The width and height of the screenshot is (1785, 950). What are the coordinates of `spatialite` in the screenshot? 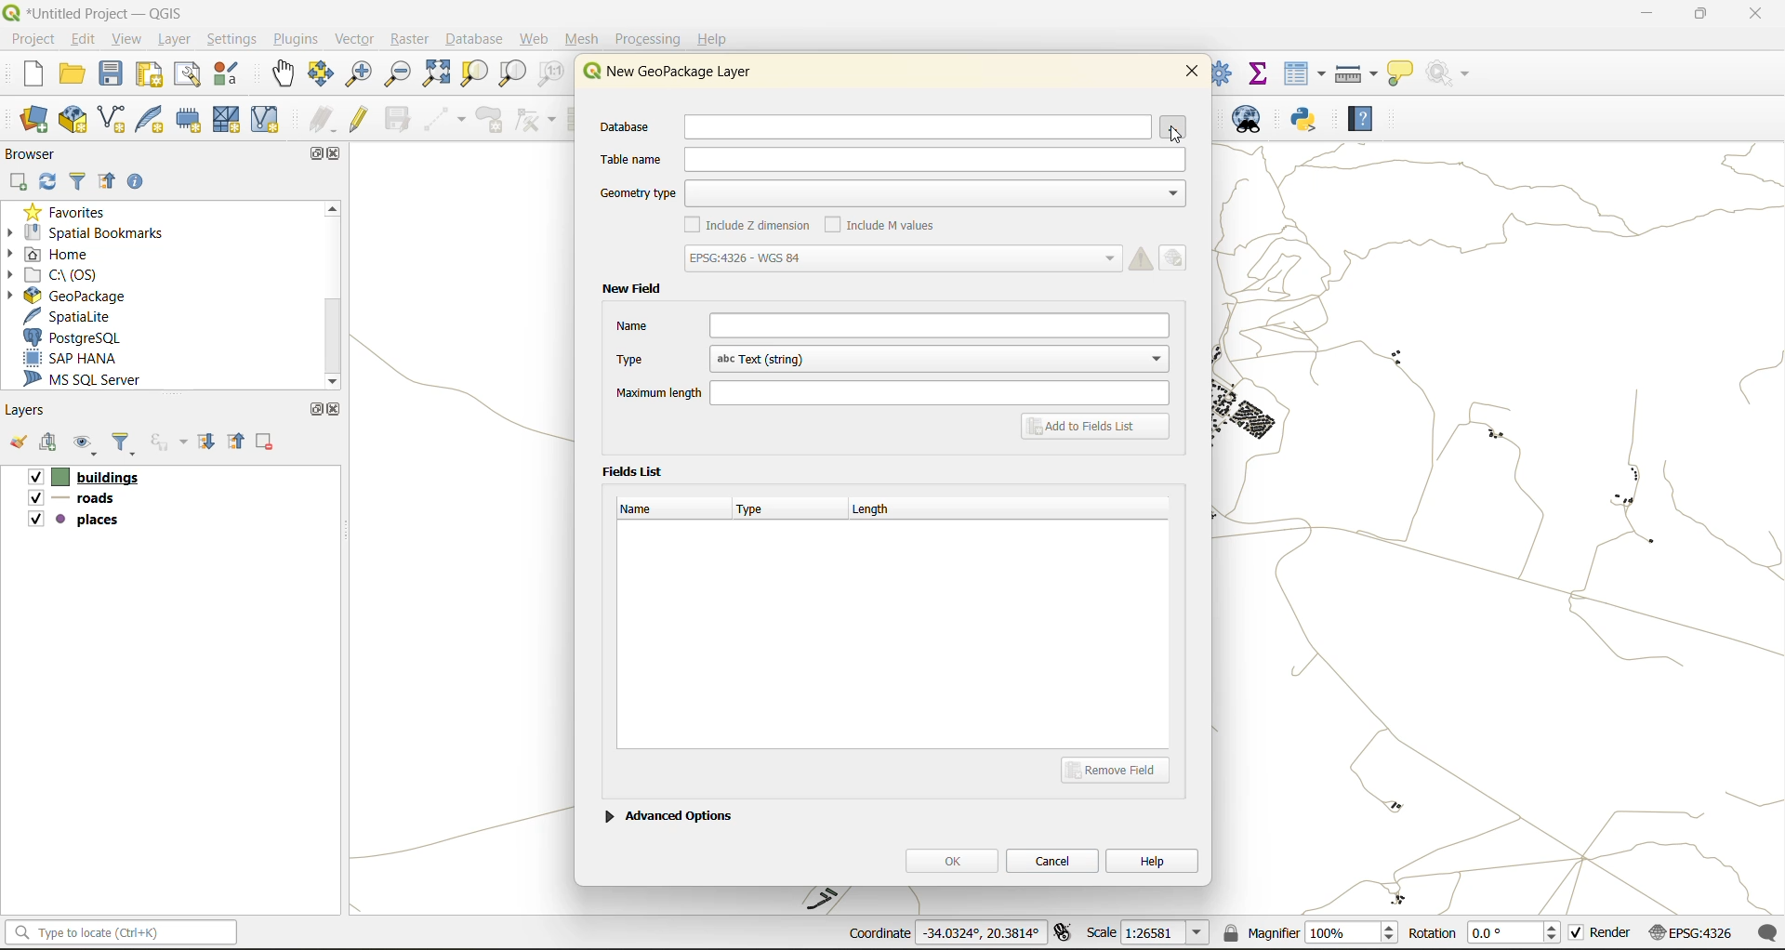 It's located at (78, 316).